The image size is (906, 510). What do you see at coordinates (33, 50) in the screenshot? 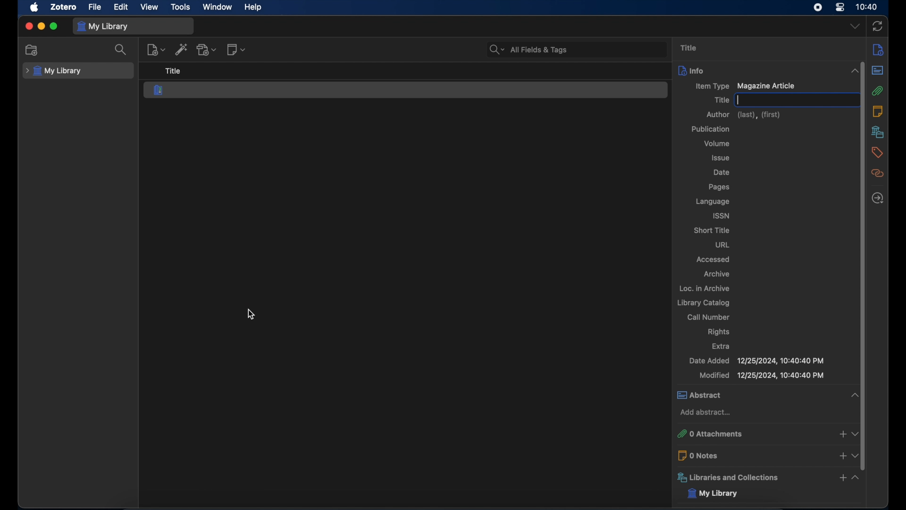
I see `new collection` at bounding box center [33, 50].